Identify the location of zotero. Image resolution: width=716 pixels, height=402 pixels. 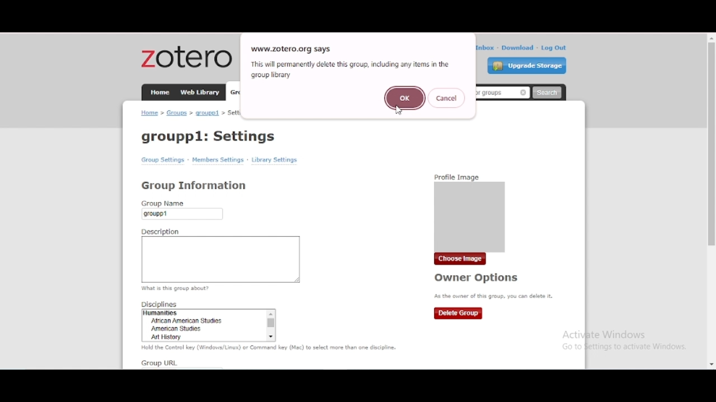
(187, 56).